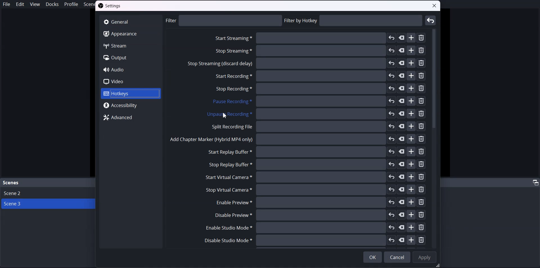 Image resolution: width=540 pixels, height=268 pixels. What do you see at coordinates (293, 51) in the screenshot?
I see `Stop streaming` at bounding box center [293, 51].